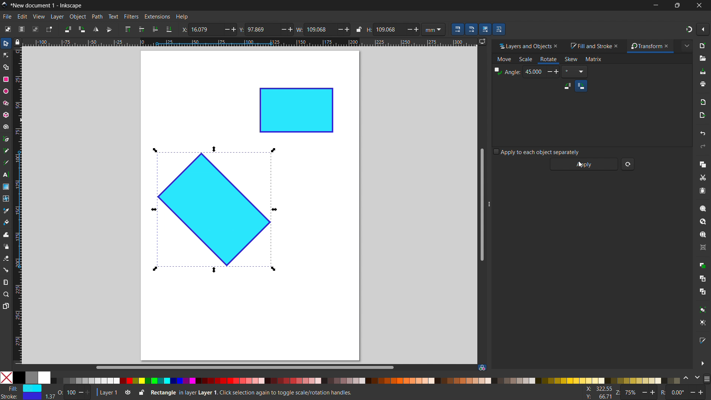  I want to click on select all in all layers, so click(21, 29).